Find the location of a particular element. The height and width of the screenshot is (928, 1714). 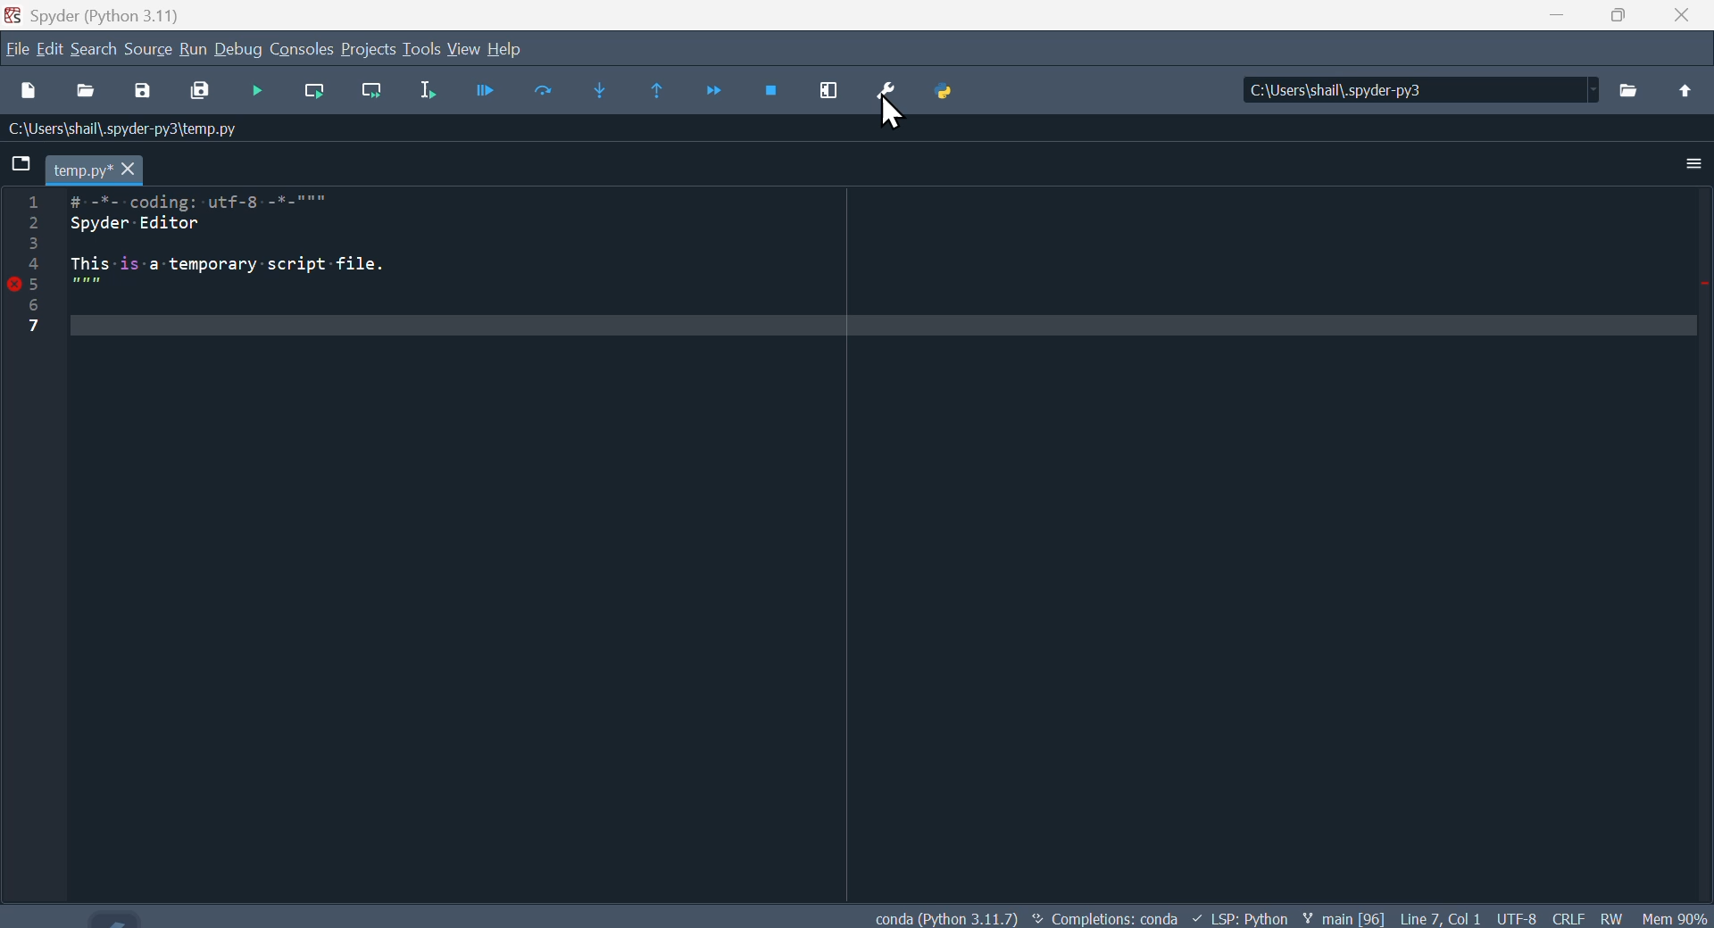

files is located at coordinates (1632, 87).